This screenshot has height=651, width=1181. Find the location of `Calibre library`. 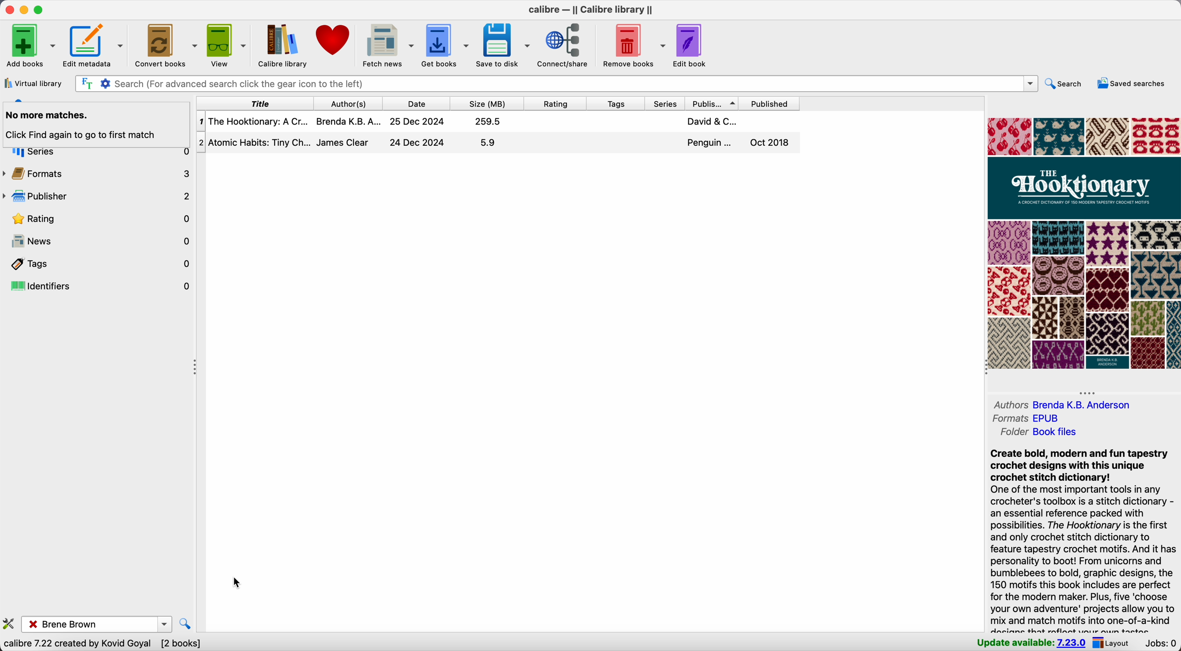

Calibre library is located at coordinates (282, 44).